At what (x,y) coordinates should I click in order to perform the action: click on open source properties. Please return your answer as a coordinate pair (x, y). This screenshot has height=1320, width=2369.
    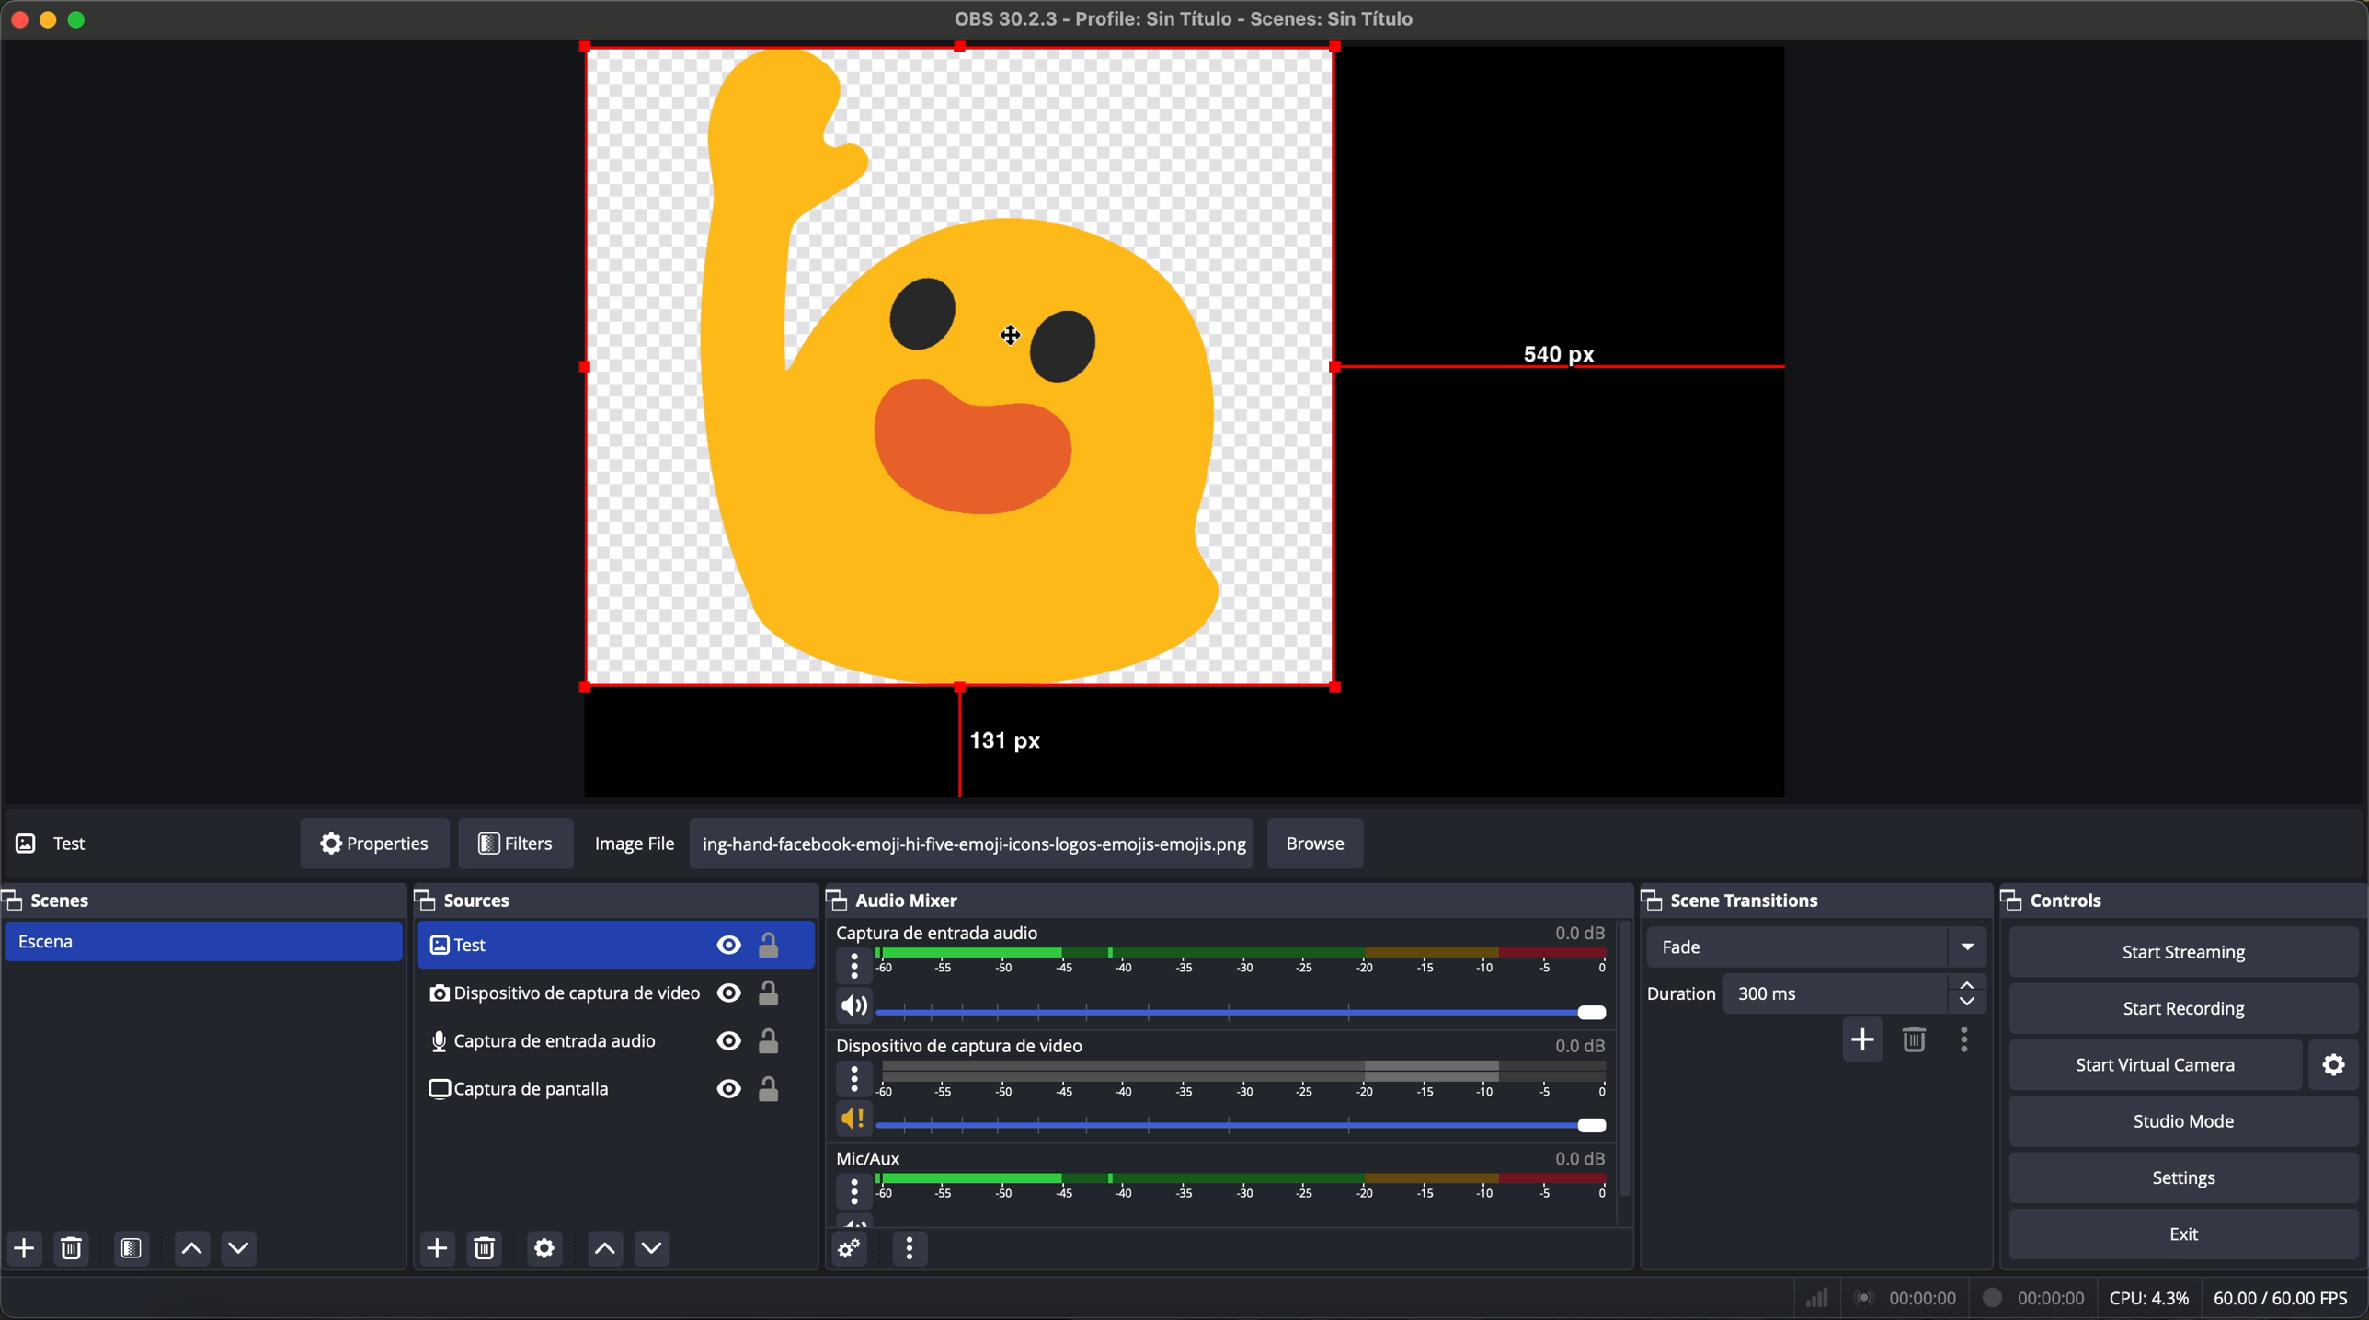
    Looking at the image, I should click on (544, 1249).